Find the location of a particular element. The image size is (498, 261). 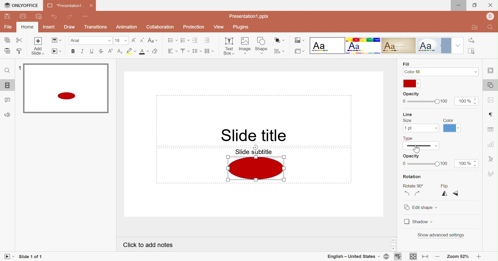

Restore down is located at coordinates (474, 6).